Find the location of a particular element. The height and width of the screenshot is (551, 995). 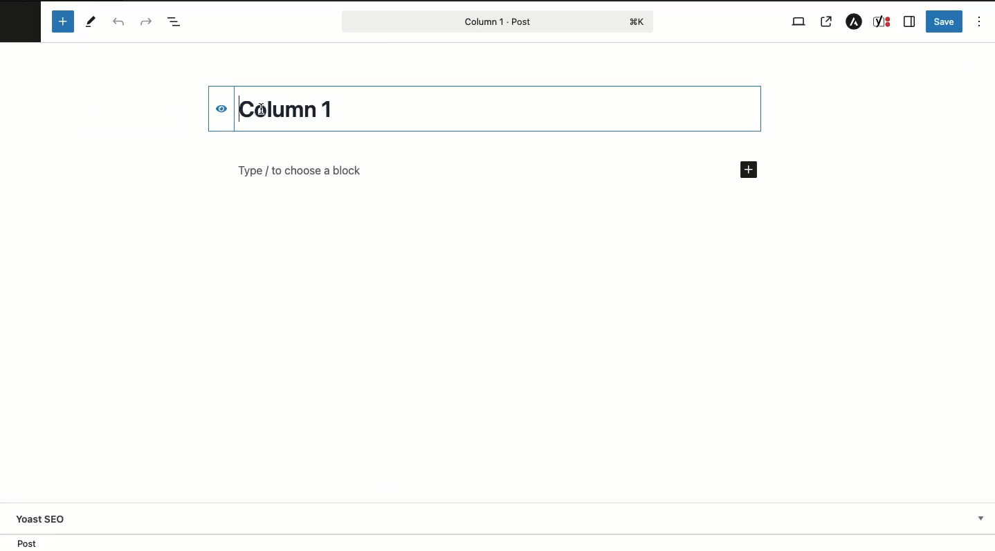

Options is located at coordinates (980, 21).